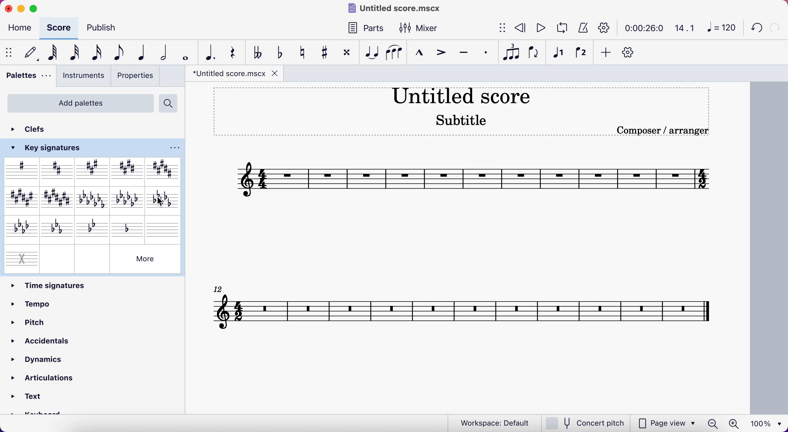 The height and width of the screenshot is (432, 788). I want to click on pitch, so click(62, 321).